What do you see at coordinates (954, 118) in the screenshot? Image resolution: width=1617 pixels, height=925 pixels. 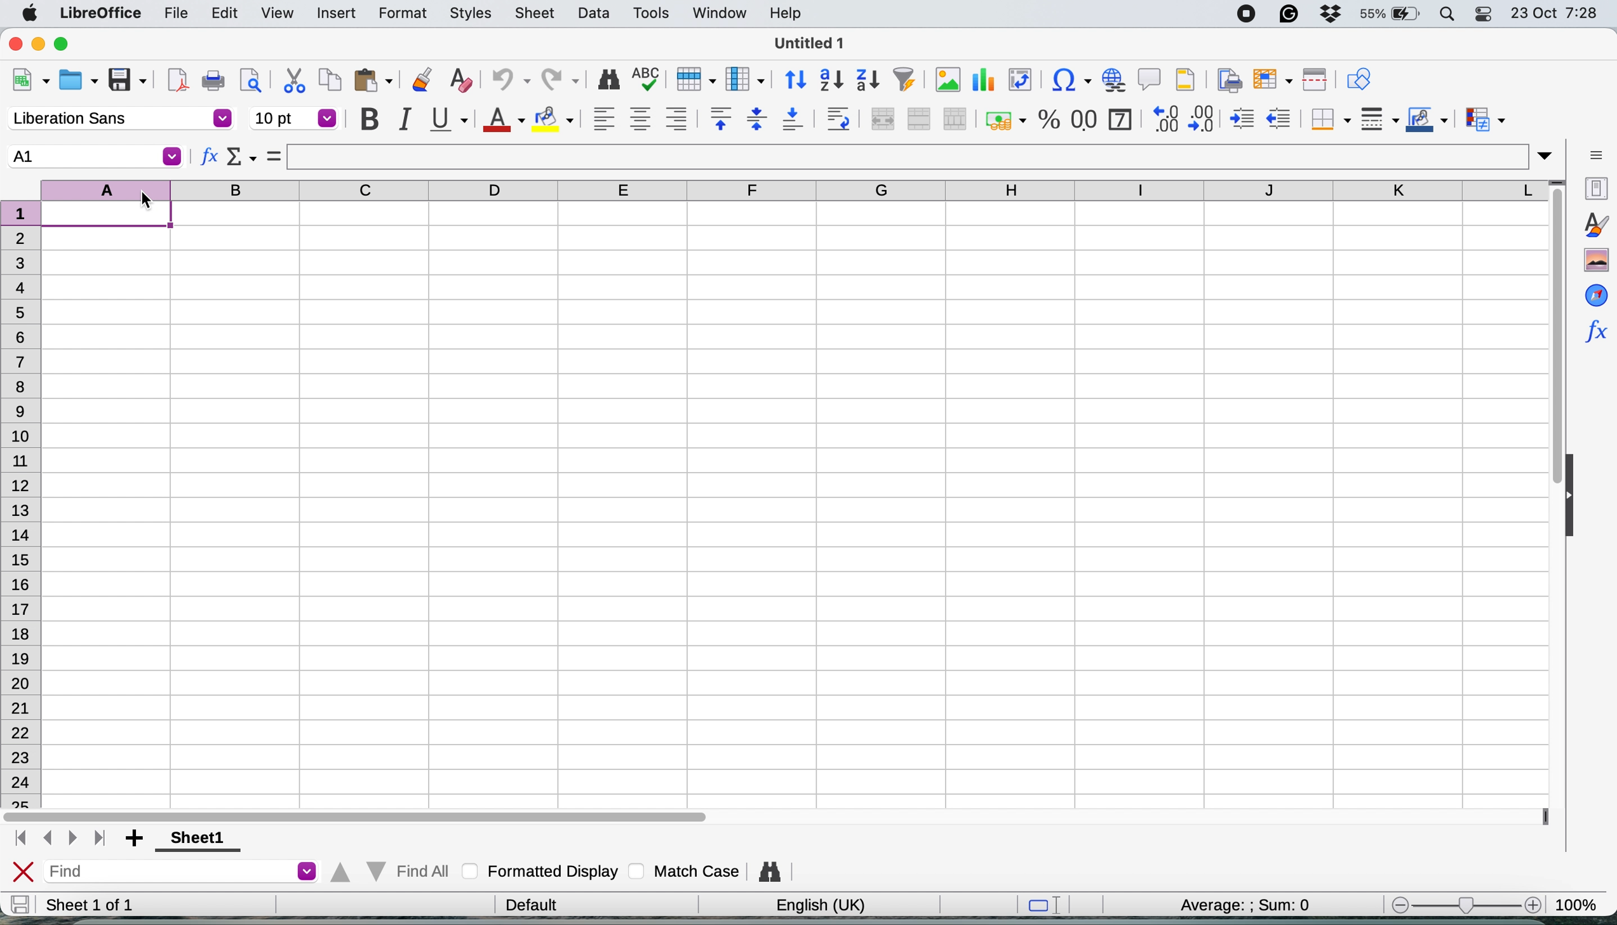 I see `unmerge` at bounding box center [954, 118].